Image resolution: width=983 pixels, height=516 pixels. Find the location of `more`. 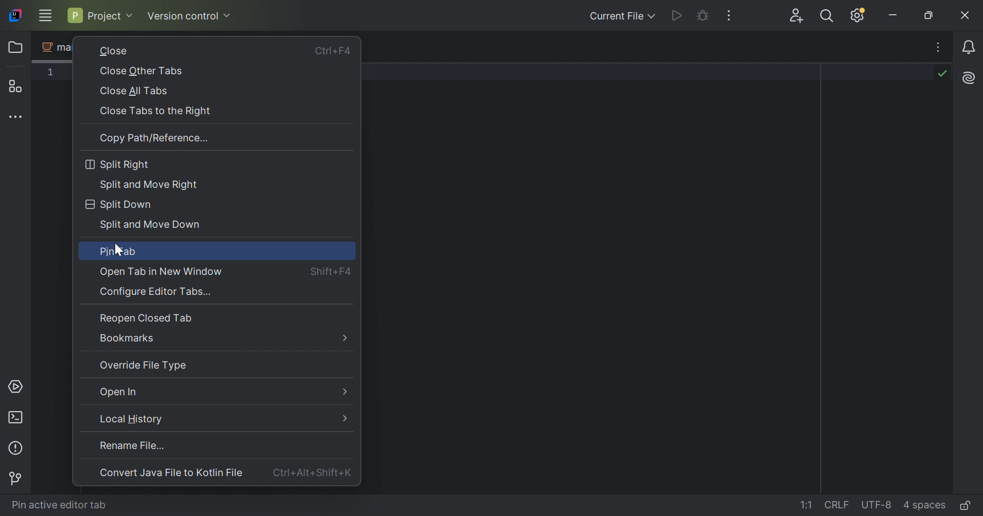

more is located at coordinates (344, 391).